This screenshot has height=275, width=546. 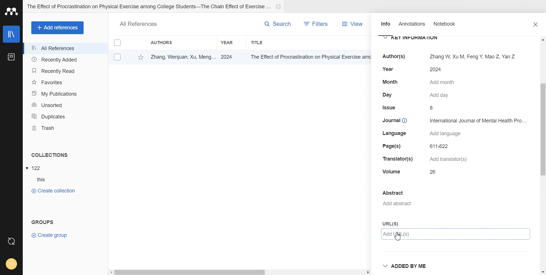 What do you see at coordinates (445, 204) in the screenshot?
I see `Add Abstract` at bounding box center [445, 204].